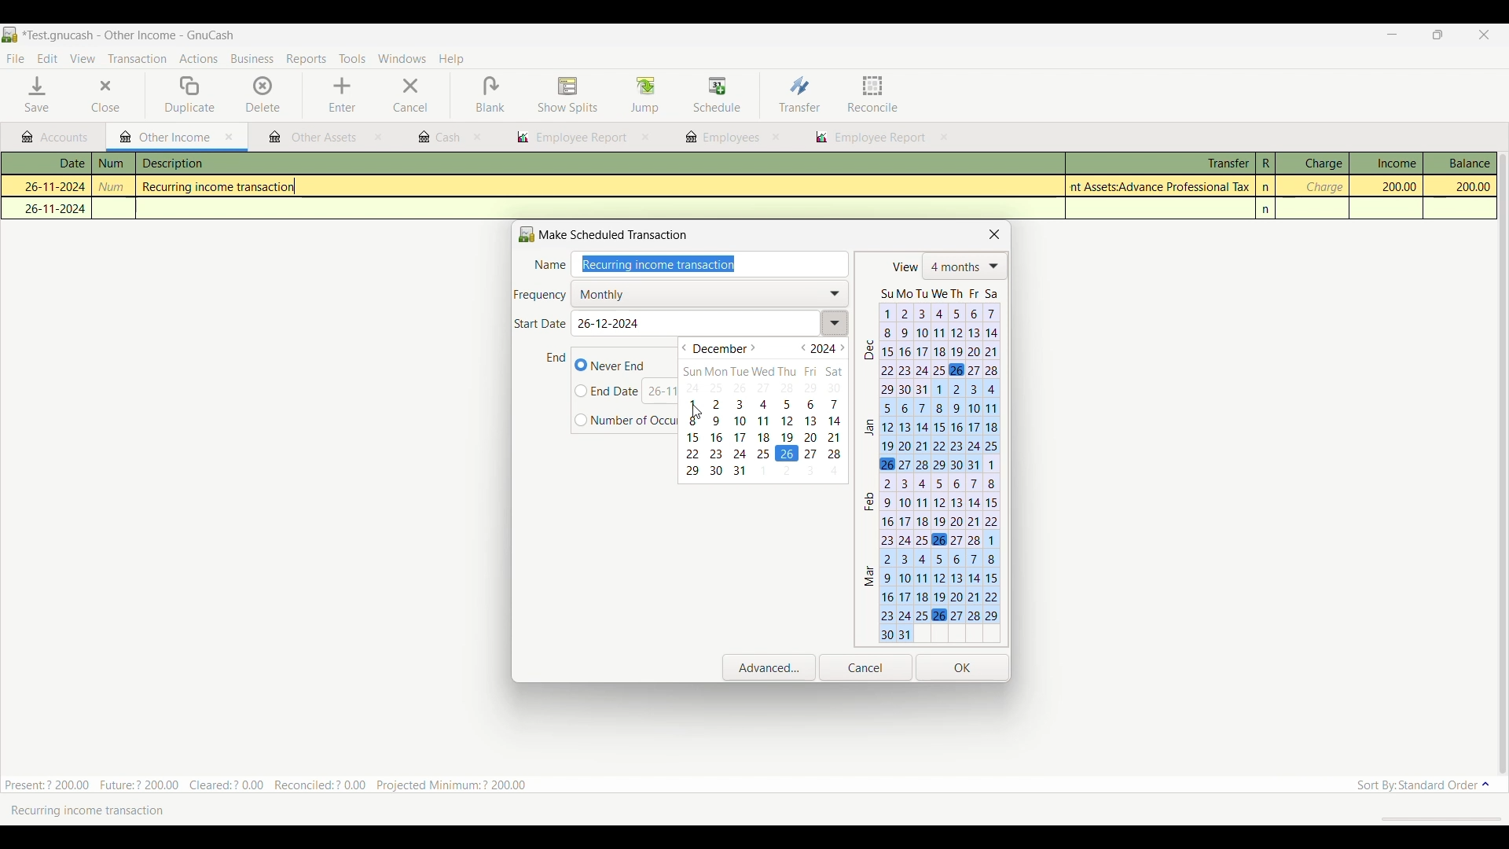 The image size is (1509, 849). What do you see at coordinates (137, 59) in the screenshot?
I see `Transaction menu` at bounding box center [137, 59].